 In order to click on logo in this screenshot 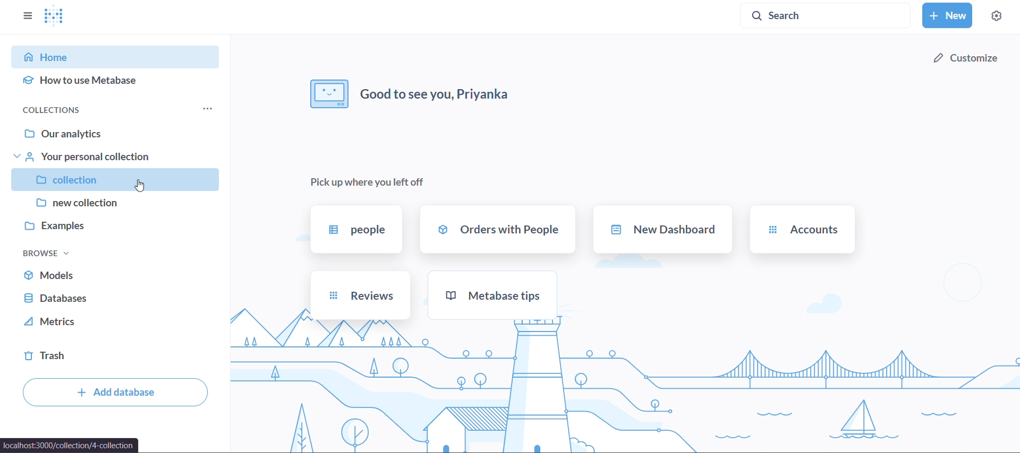, I will do `click(54, 17)`.